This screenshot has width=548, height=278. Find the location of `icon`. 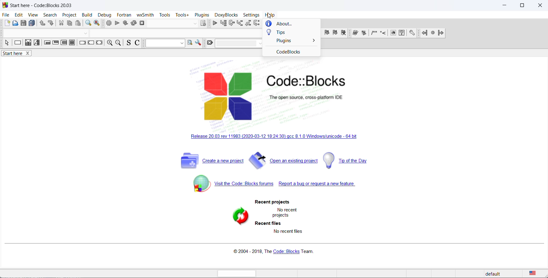

icon is located at coordinates (365, 34).